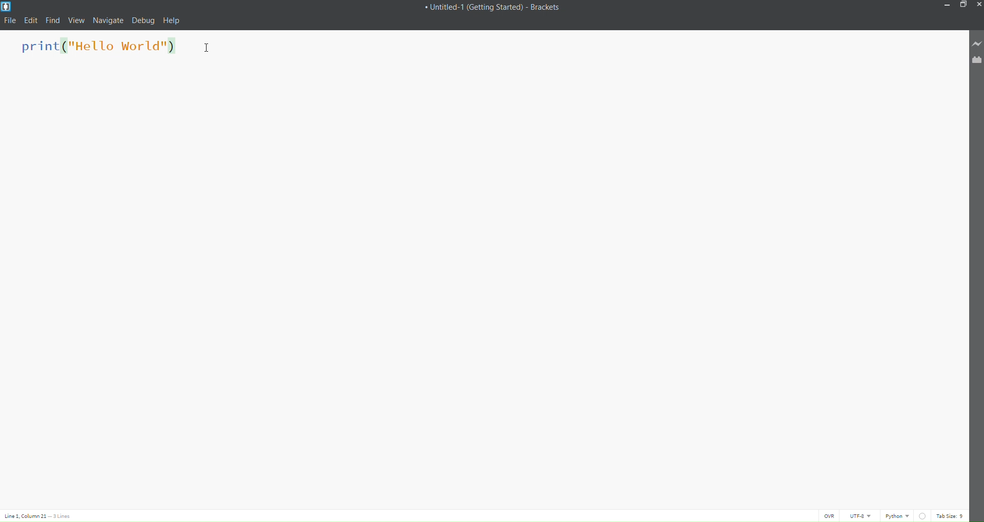  Describe the element at coordinates (173, 19) in the screenshot. I see `help` at that location.